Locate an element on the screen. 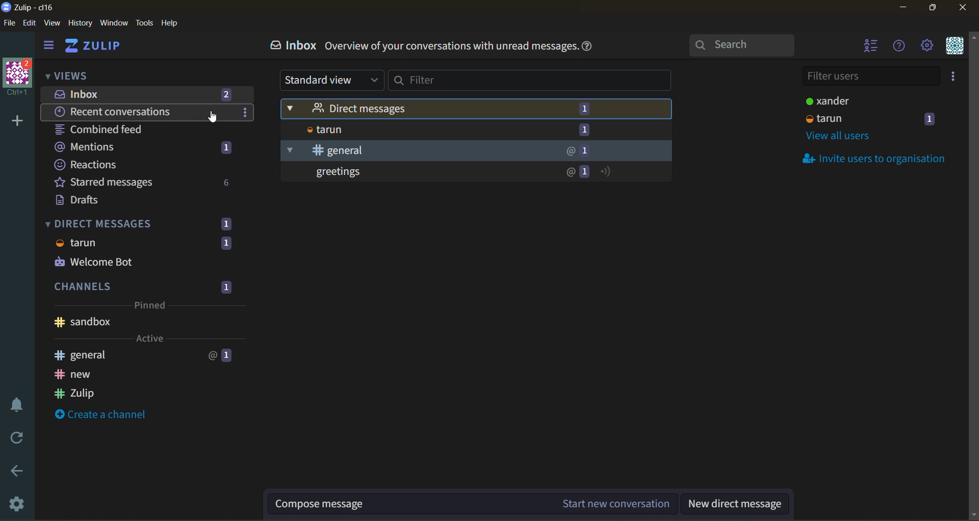 The width and height of the screenshot is (979, 521). file is located at coordinates (10, 22).